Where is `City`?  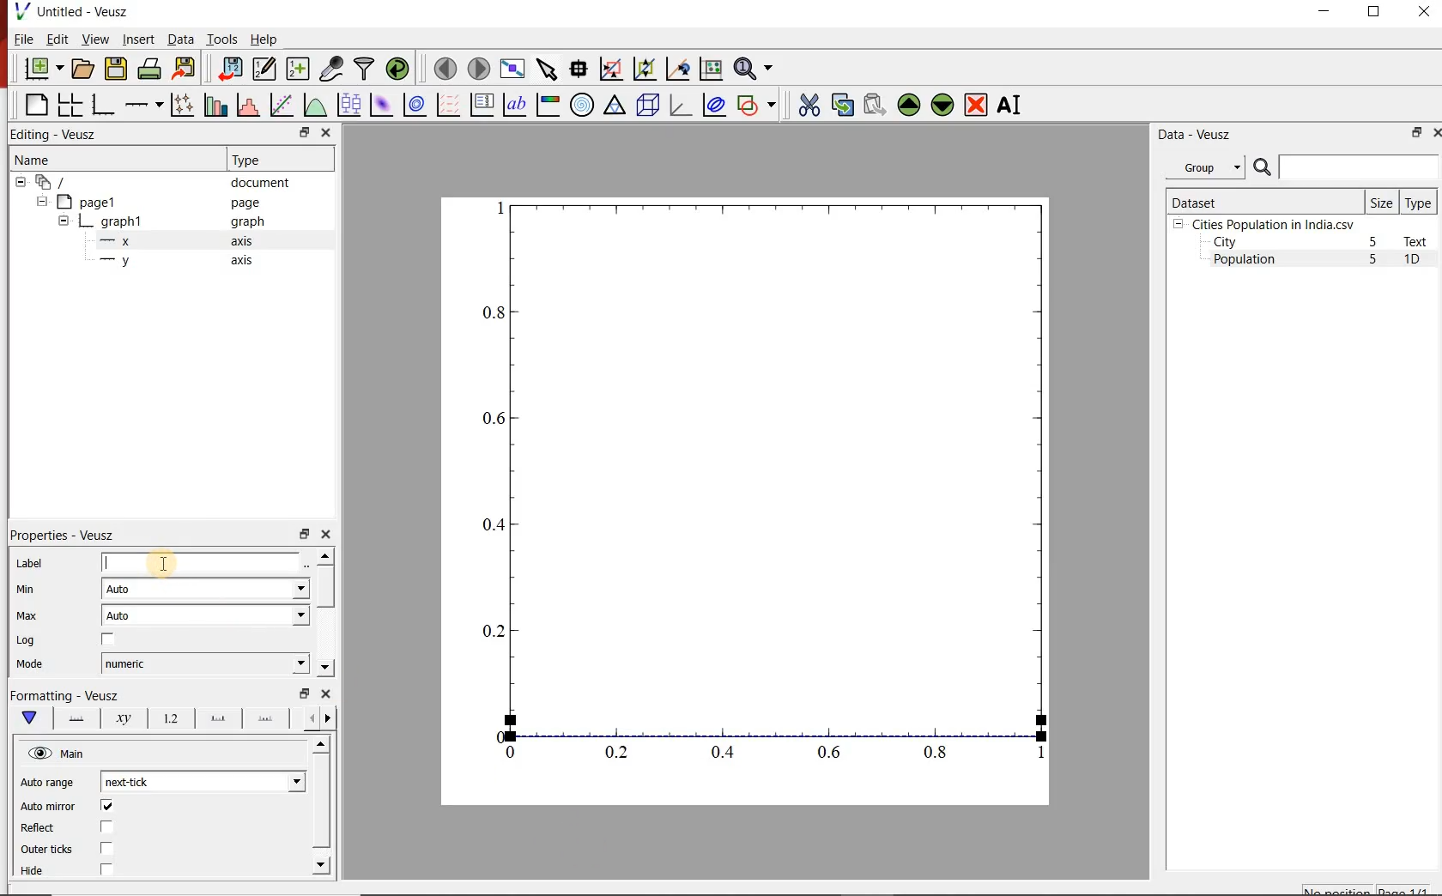 City is located at coordinates (1225, 242).